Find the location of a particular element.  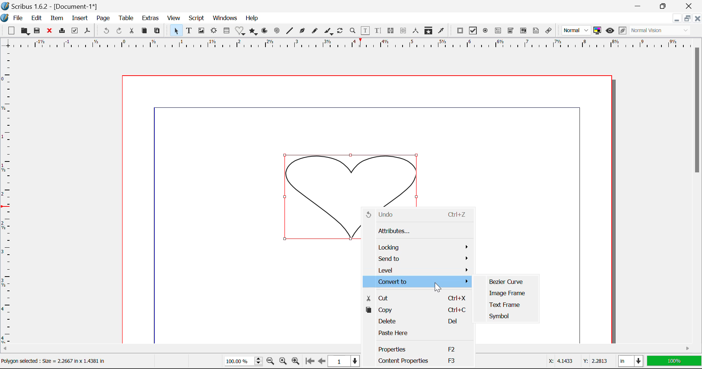

Undo is located at coordinates (417, 215).